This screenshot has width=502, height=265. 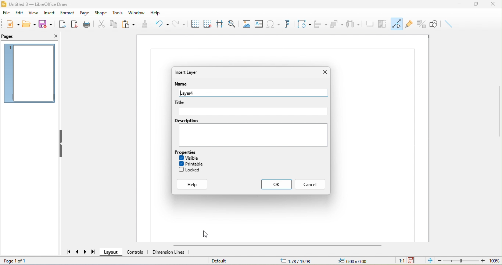 What do you see at coordinates (101, 24) in the screenshot?
I see `cut` at bounding box center [101, 24].